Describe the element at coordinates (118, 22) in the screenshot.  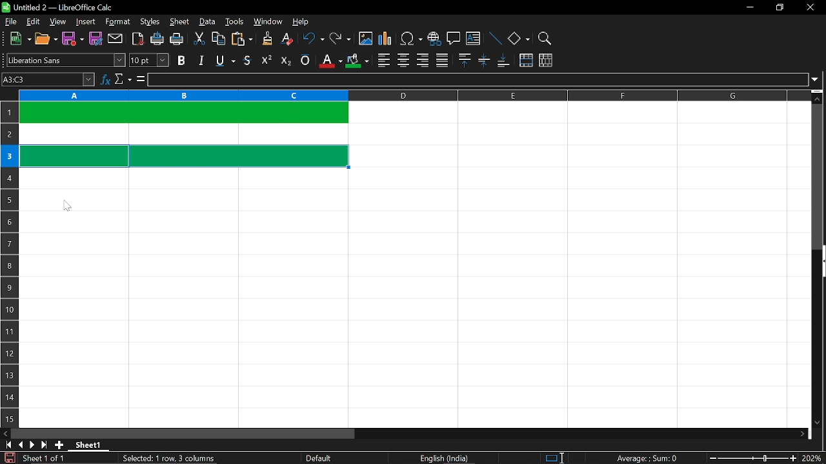
I see `format` at that location.